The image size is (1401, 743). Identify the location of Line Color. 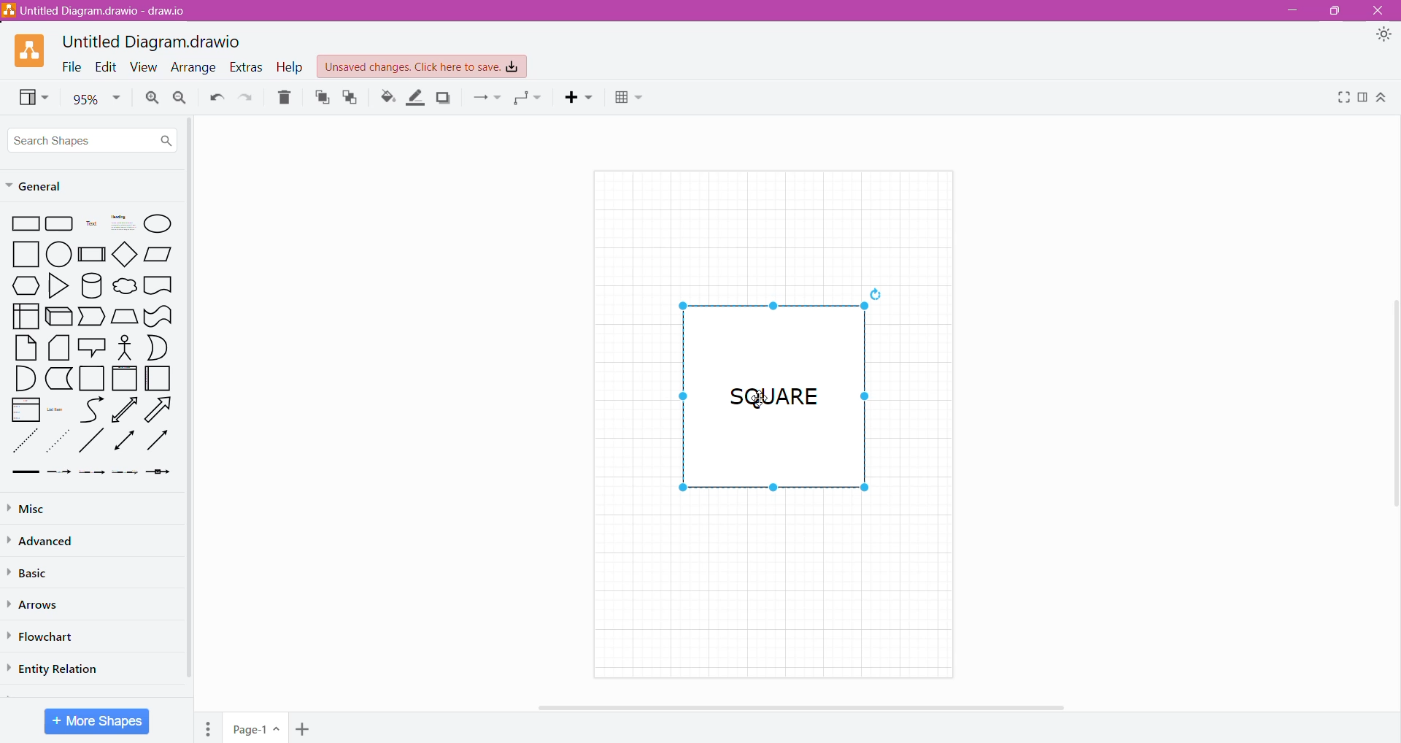
(417, 99).